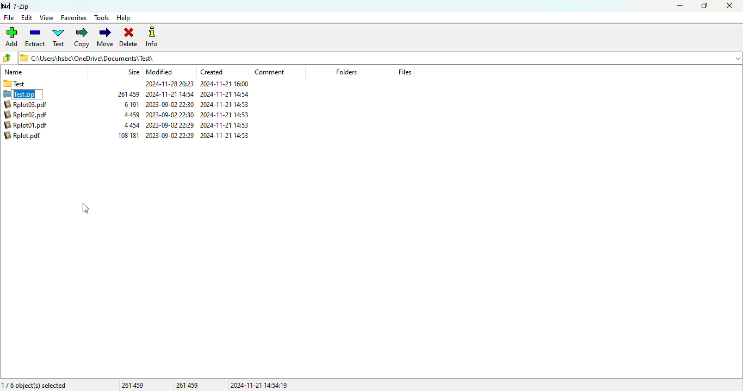 The image size is (743, 391). I want to click on Rplot.pdf 108181 2023-09-02 22:29 2024-11-21 14:53, so click(28, 137).